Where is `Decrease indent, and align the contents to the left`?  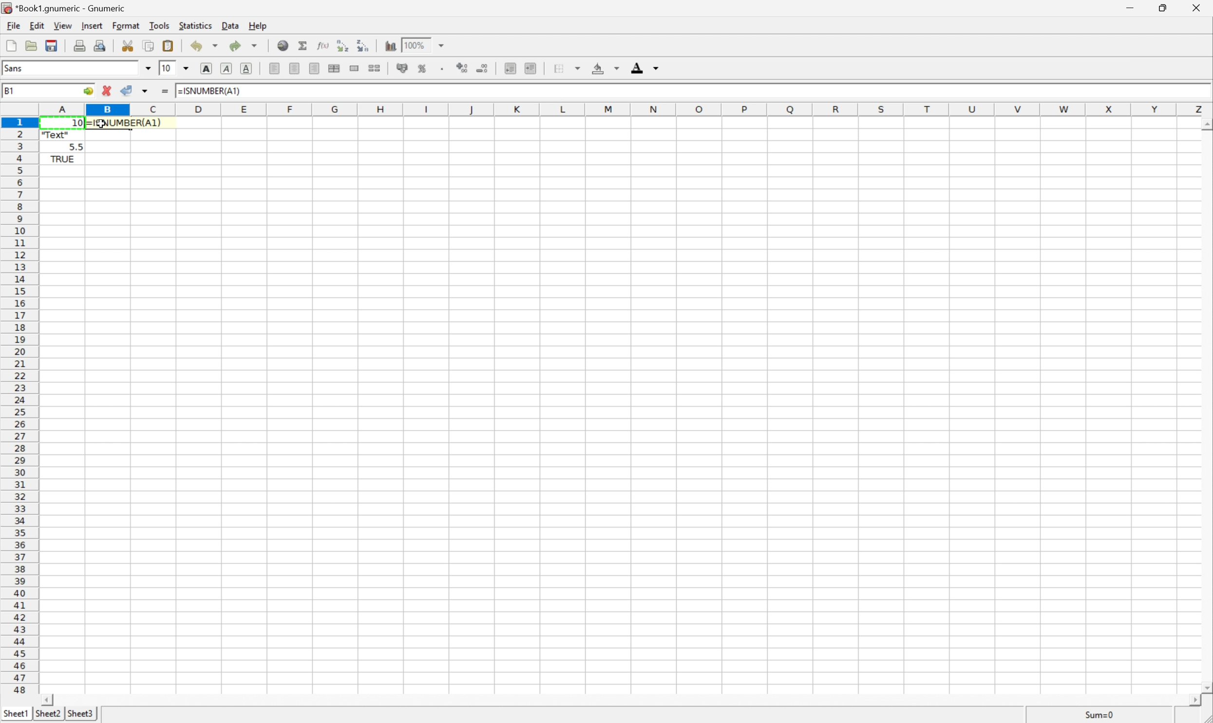
Decrease indent, and align the contents to the left is located at coordinates (509, 68).